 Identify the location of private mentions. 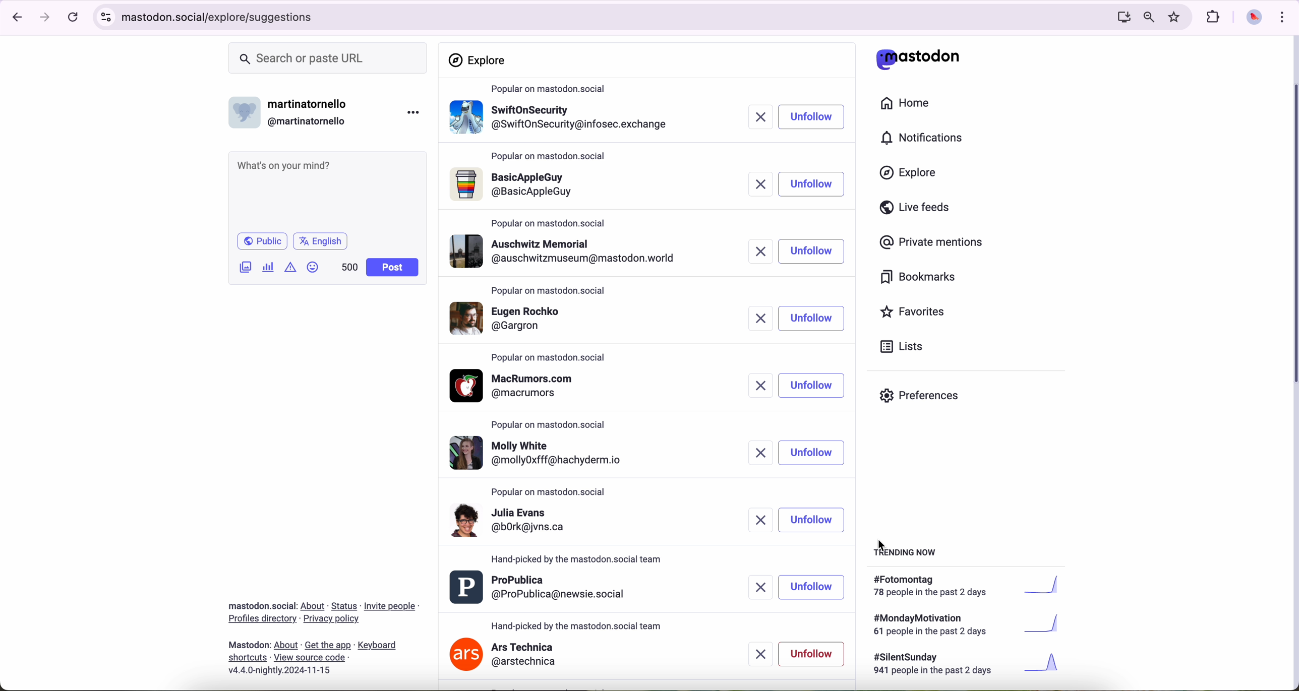
(932, 243).